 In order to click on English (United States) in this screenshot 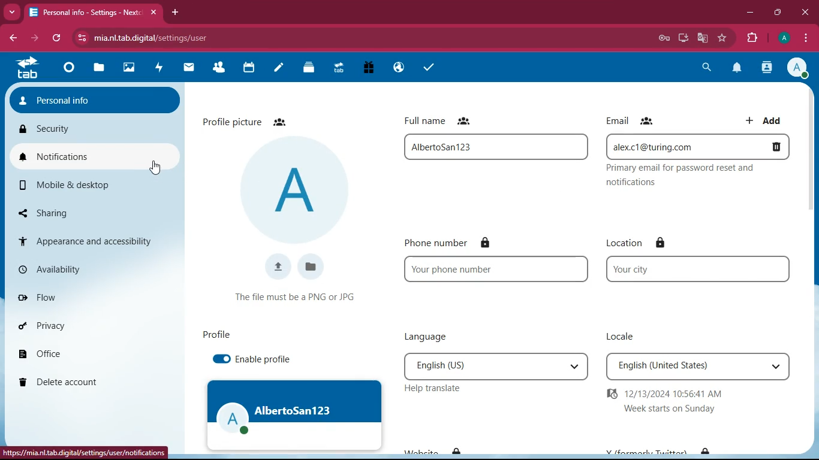, I will do `click(681, 367)`.